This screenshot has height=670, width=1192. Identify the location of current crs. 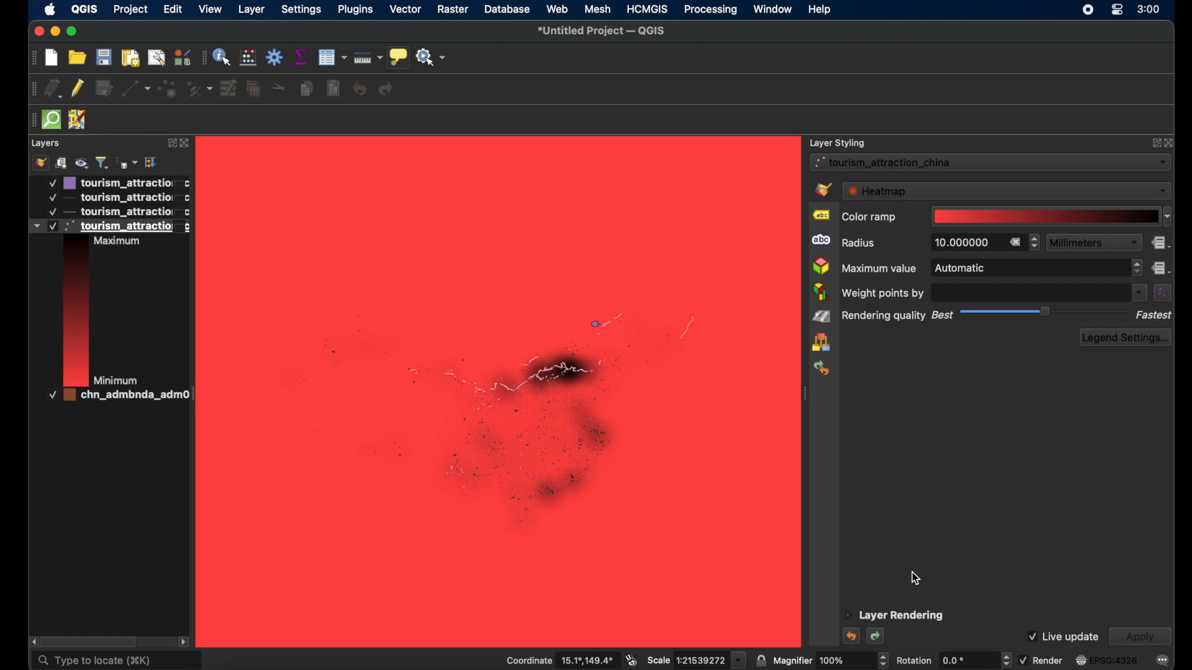
(1107, 660).